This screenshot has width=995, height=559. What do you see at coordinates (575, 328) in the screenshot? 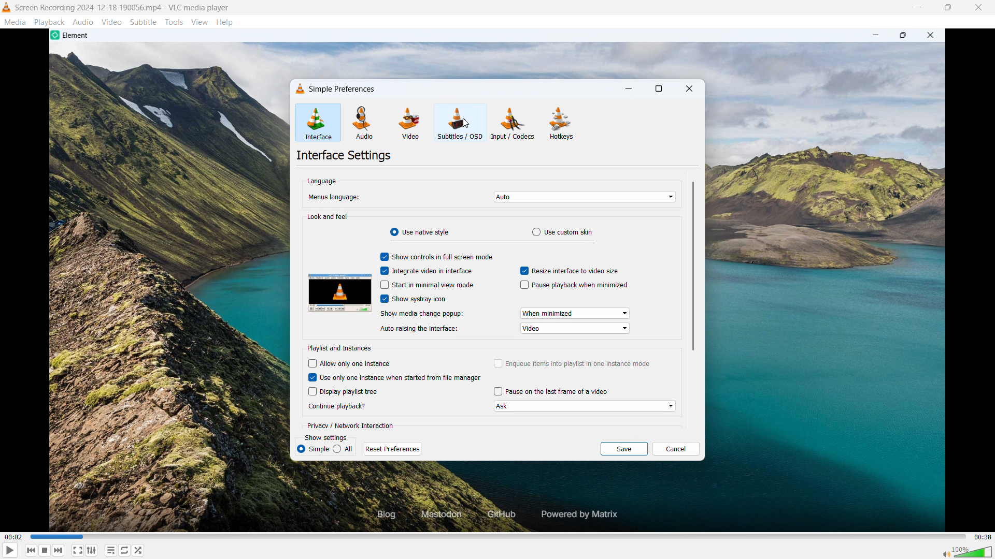
I see `auto raising the interface` at bounding box center [575, 328].